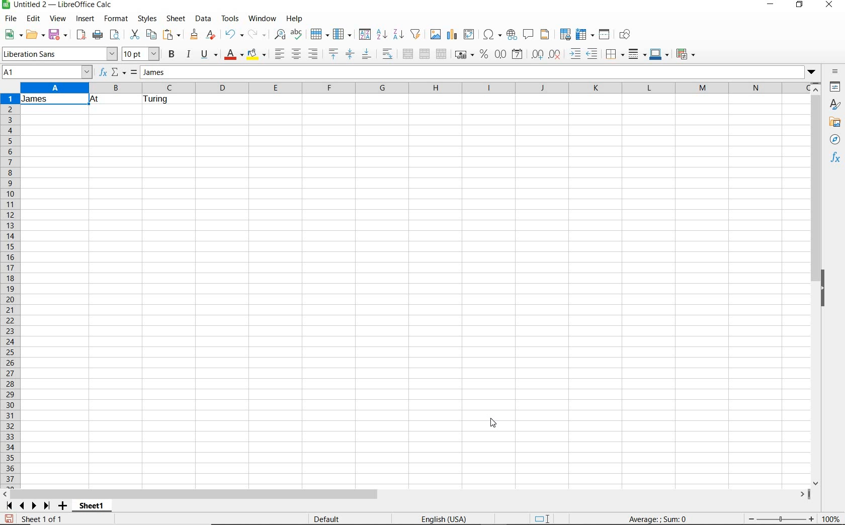 This screenshot has width=845, height=525. Describe the element at coordinates (832, 519) in the screenshot. I see `zoom factor` at that location.